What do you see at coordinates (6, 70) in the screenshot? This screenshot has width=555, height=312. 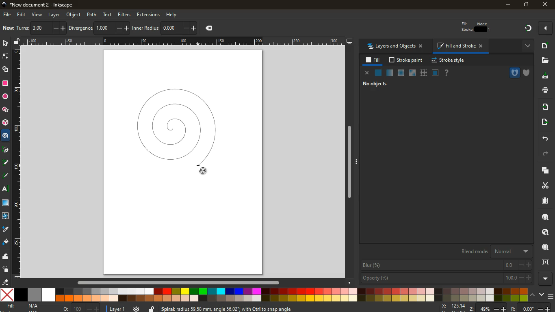 I see `shape` at bounding box center [6, 70].